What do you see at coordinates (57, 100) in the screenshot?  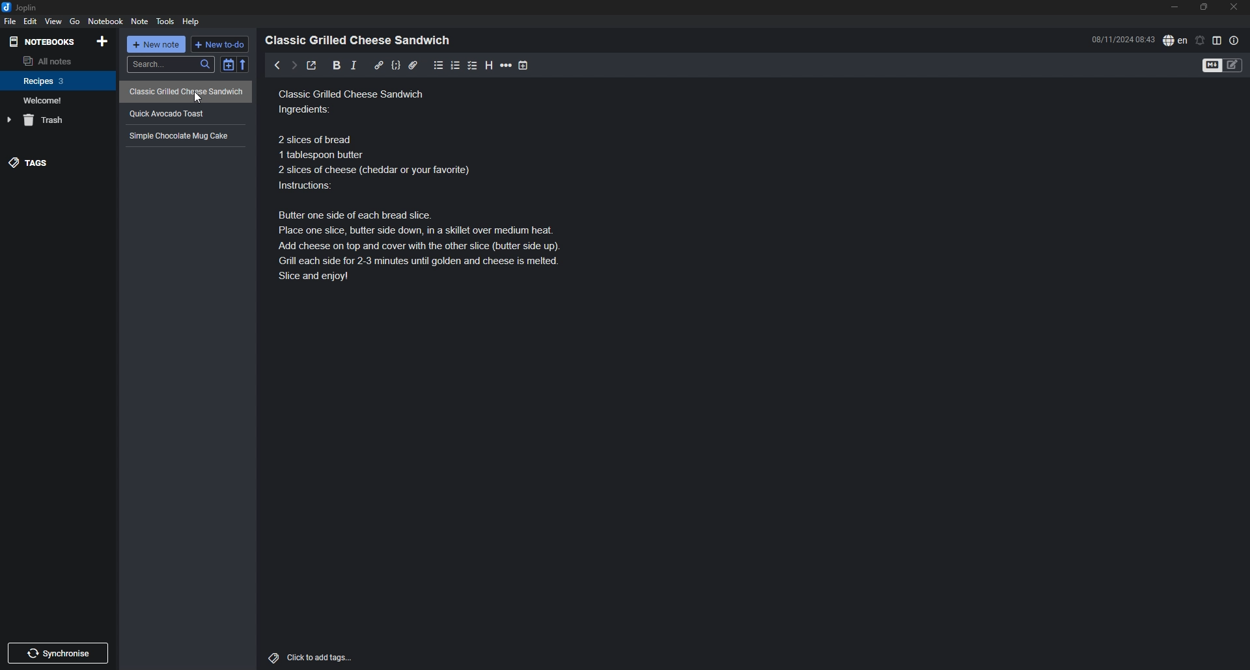 I see `notebook` at bounding box center [57, 100].